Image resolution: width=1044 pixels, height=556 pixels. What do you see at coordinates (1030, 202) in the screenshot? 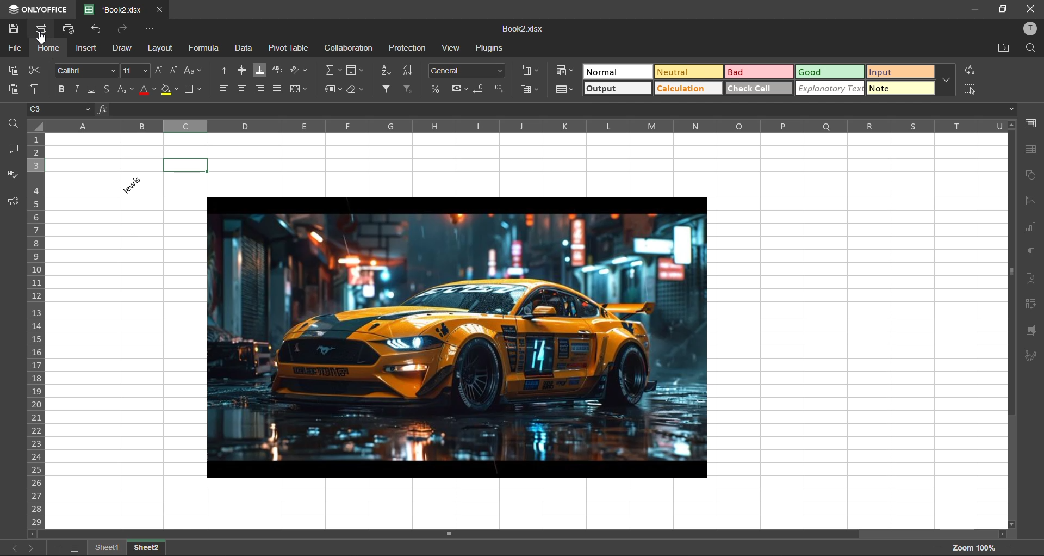
I see `images` at bounding box center [1030, 202].